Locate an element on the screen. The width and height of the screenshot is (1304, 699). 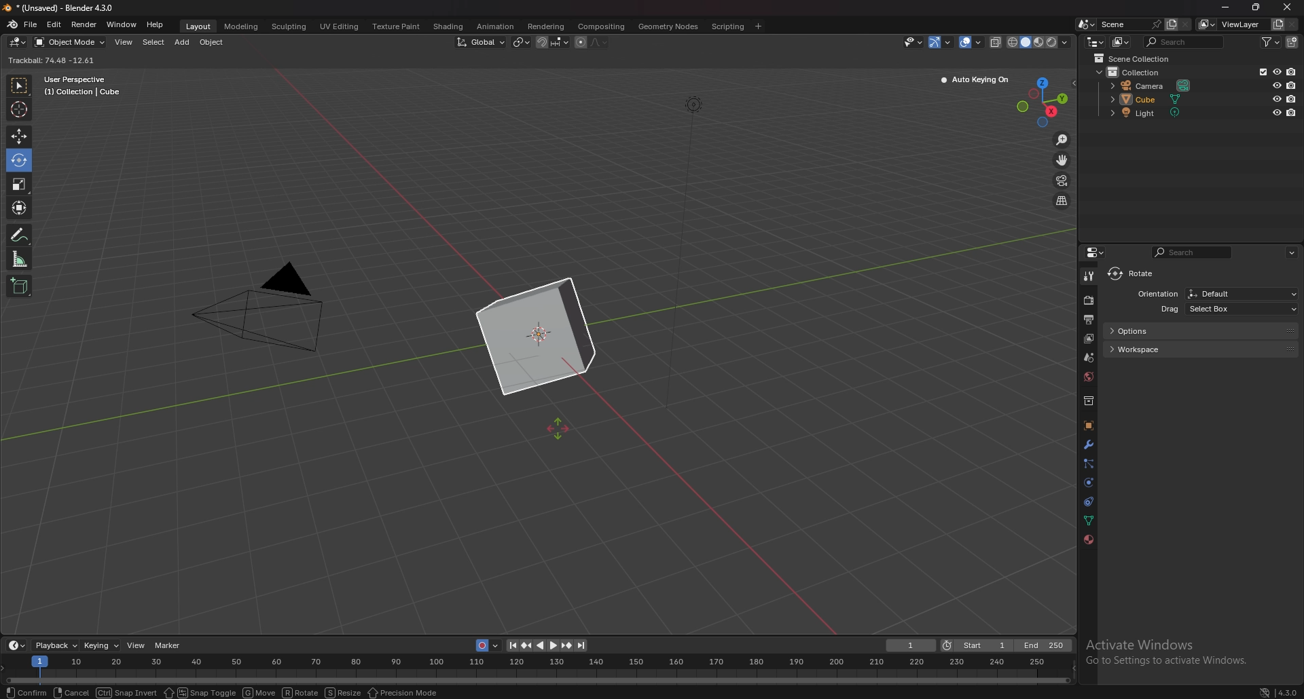
add is located at coordinates (182, 43).